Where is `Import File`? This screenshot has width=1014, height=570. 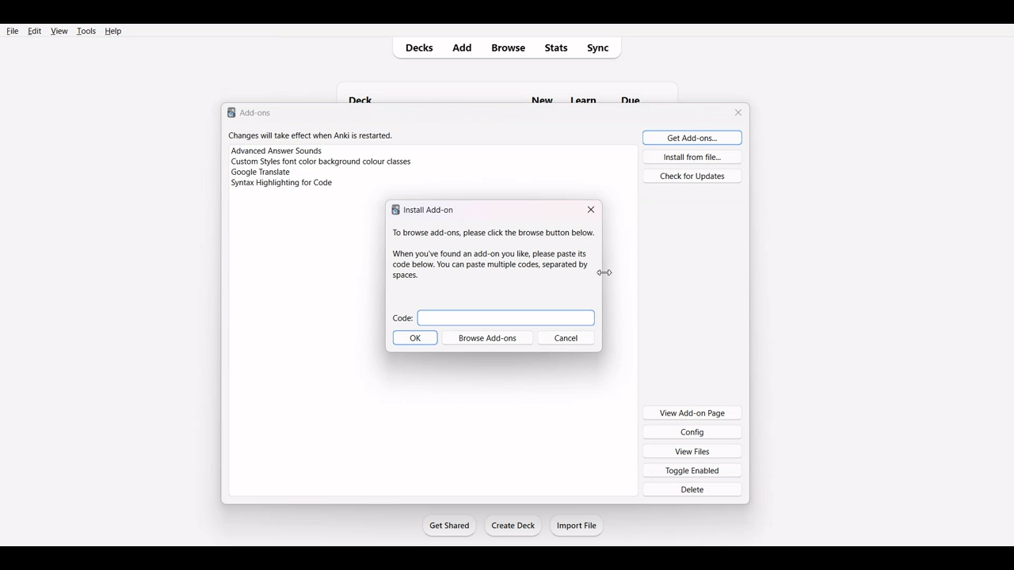
Import File is located at coordinates (578, 525).